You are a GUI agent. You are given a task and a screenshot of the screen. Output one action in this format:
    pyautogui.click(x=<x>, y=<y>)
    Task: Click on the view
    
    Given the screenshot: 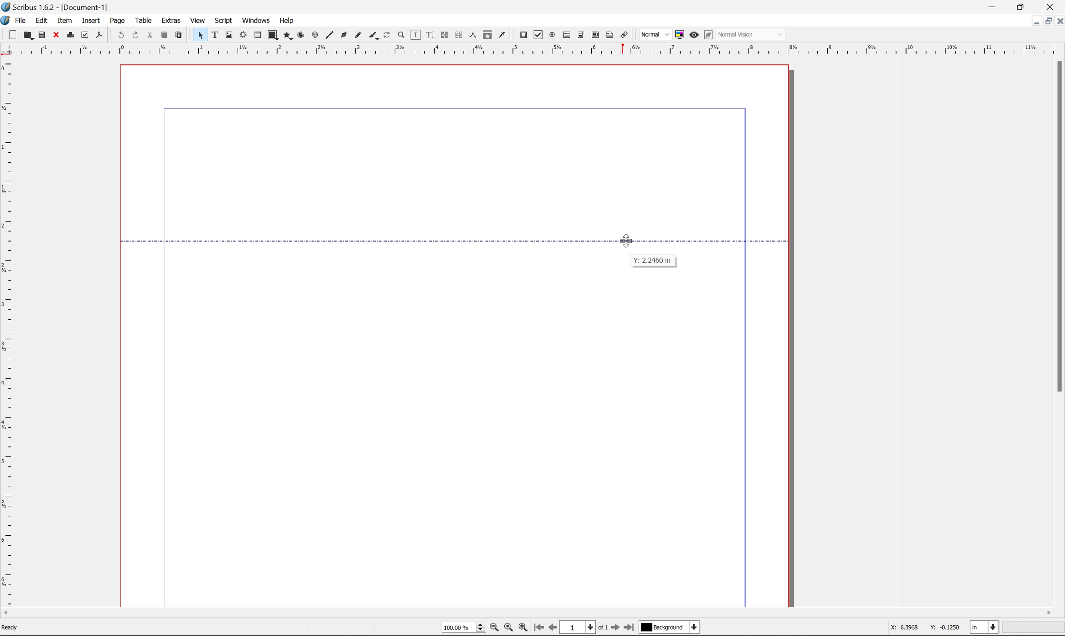 What is the action you would take?
    pyautogui.click(x=199, y=19)
    